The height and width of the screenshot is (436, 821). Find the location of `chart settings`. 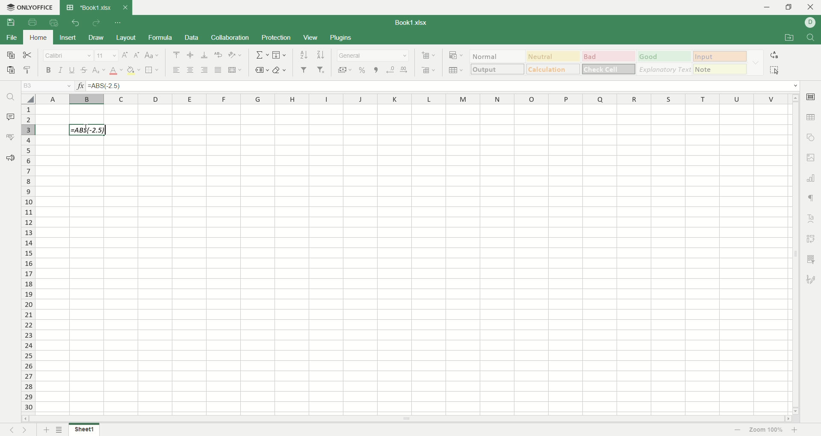

chart settings is located at coordinates (812, 178).